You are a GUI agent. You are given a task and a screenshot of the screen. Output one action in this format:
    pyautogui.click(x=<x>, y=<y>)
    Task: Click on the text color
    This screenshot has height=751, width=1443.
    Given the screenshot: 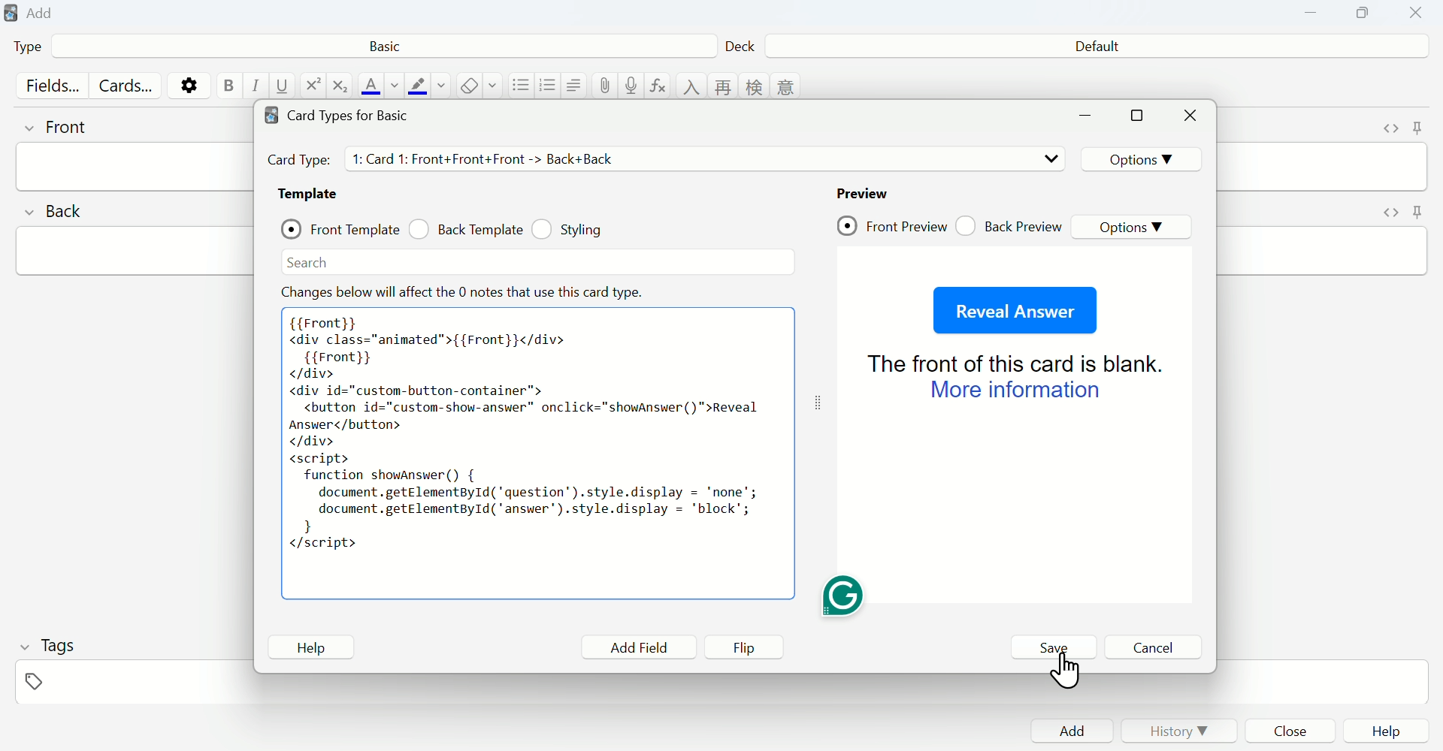 What is the action you would take?
    pyautogui.click(x=371, y=86)
    